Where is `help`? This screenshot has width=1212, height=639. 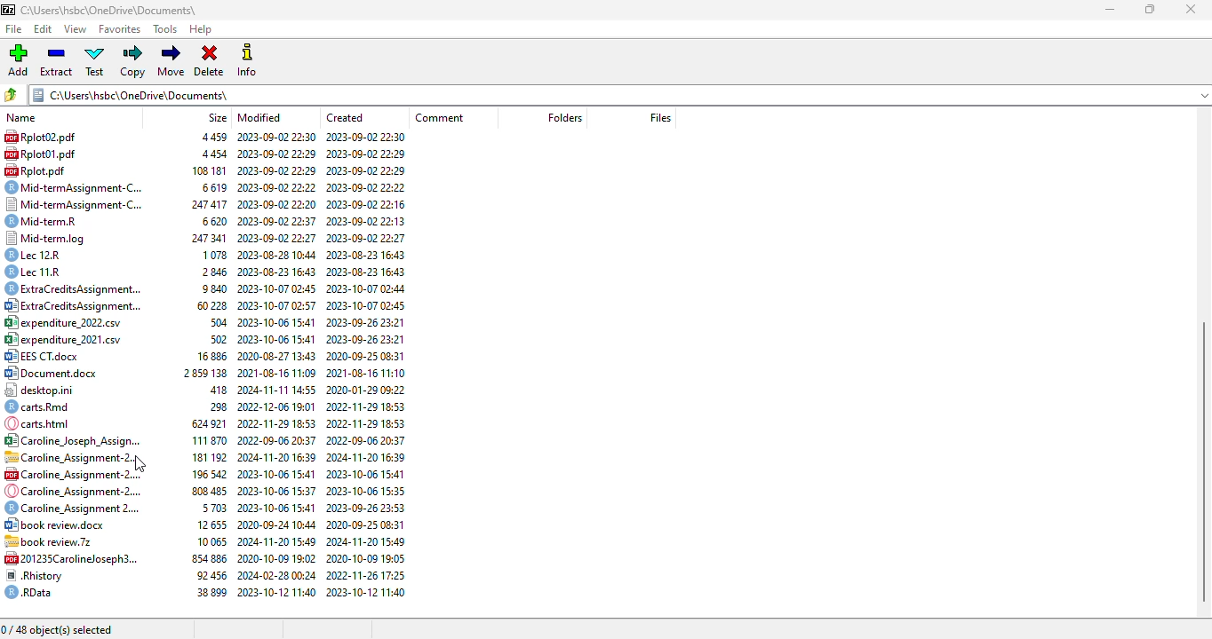 help is located at coordinates (200, 29).